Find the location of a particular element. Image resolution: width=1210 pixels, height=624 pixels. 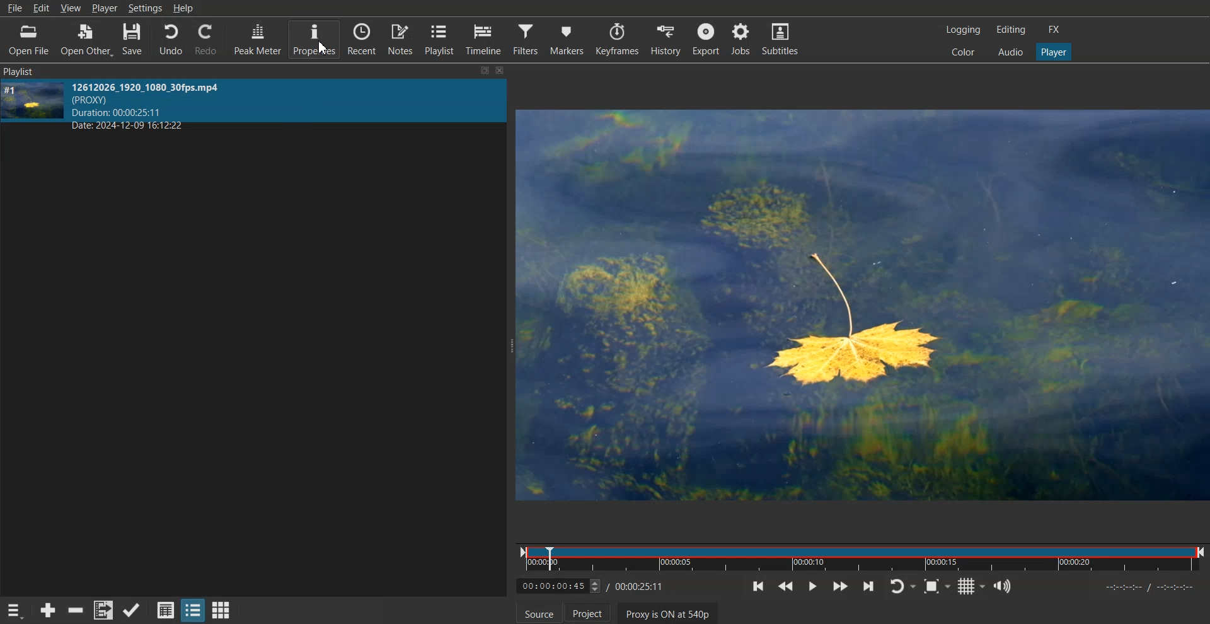

Open Other is located at coordinates (85, 39).